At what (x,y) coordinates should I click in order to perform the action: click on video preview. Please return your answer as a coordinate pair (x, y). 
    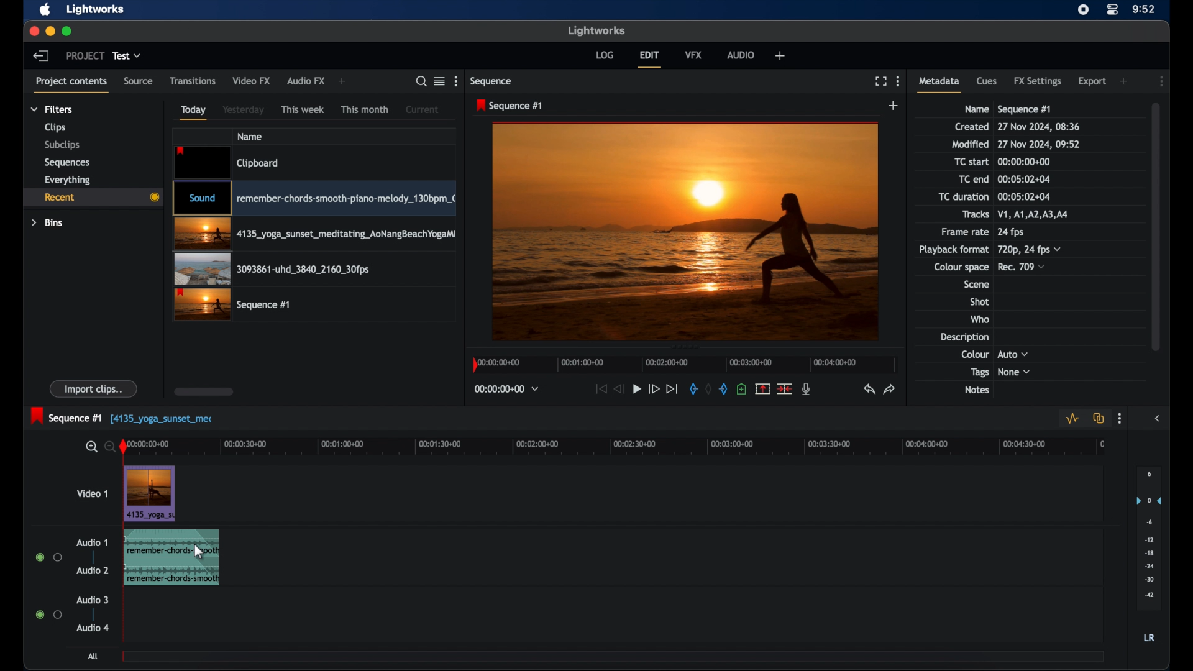
    Looking at the image, I should click on (685, 231).